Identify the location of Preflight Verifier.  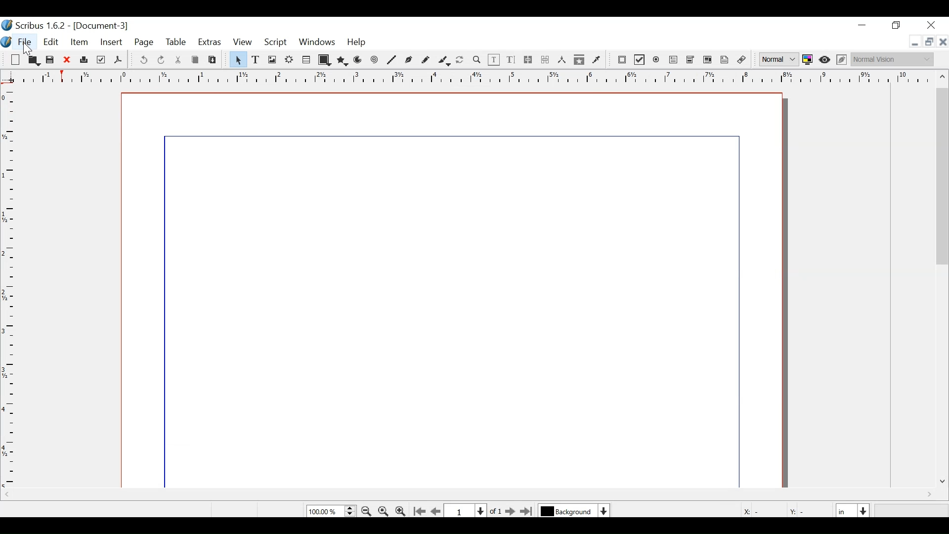
(100, 60).